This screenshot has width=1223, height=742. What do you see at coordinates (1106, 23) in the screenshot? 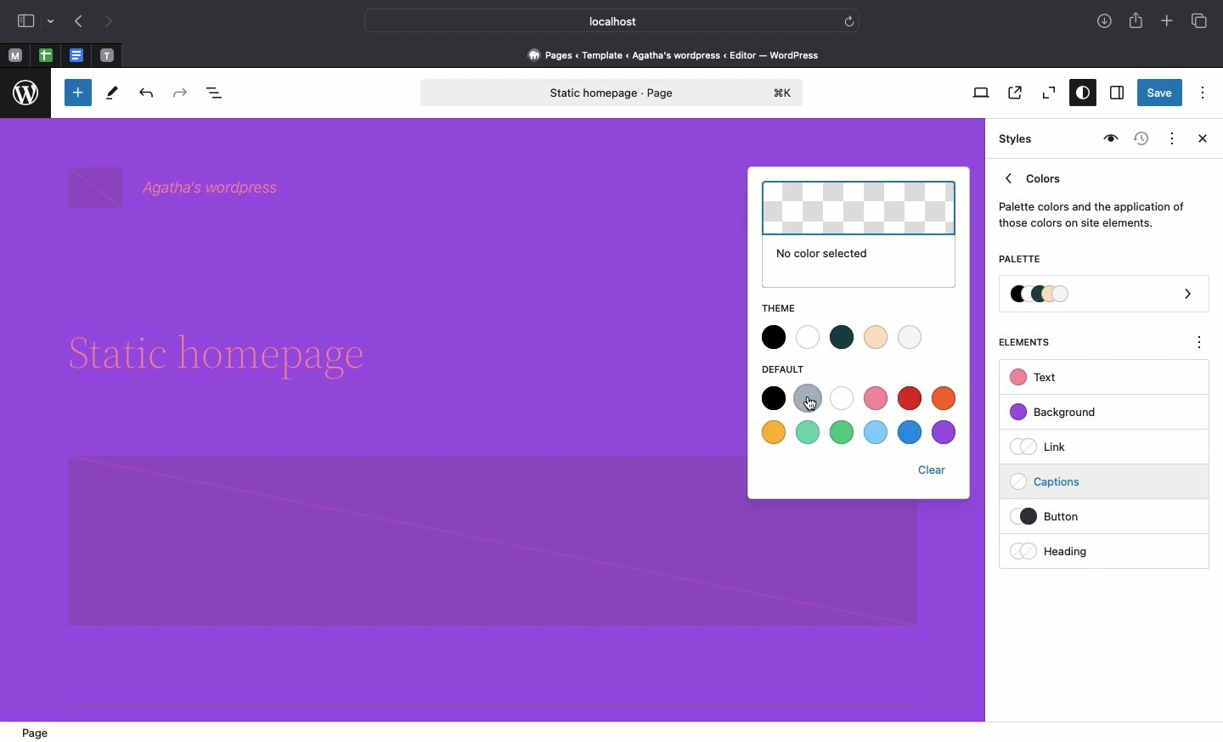
I see `Downloads` at bounding box center [1106, 23].